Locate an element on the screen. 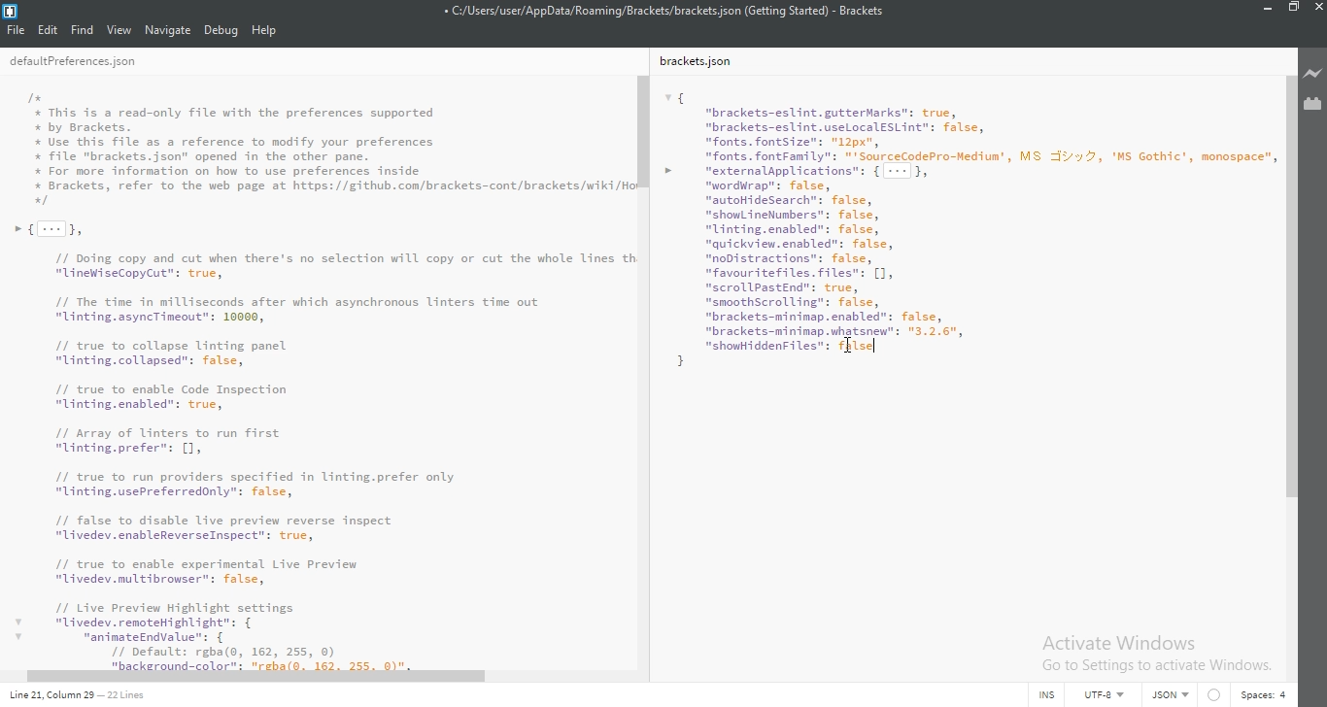  space: 4 is located at coordinates (1267, 695).